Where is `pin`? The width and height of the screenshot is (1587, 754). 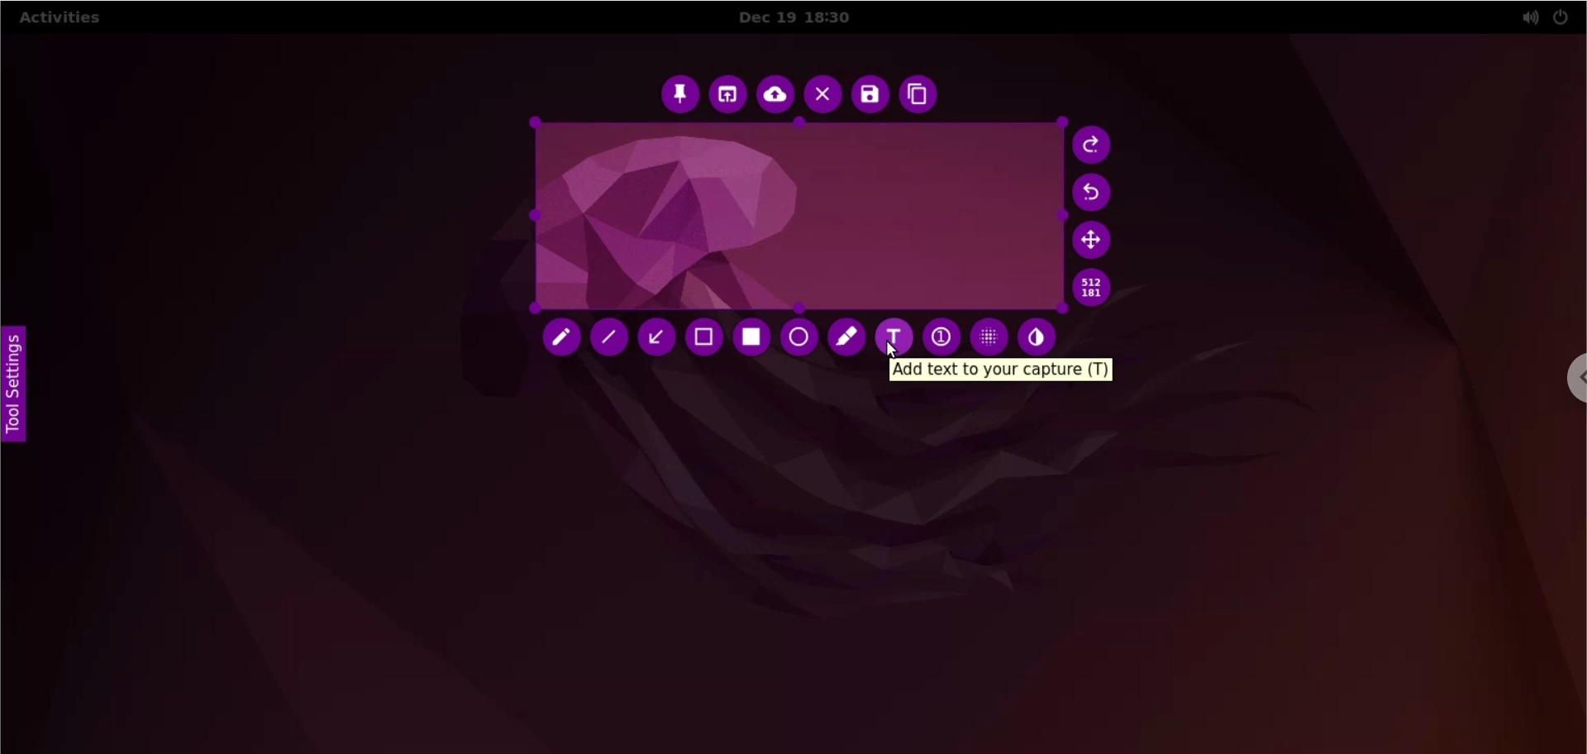 pin is located at coordinates (682, 96).